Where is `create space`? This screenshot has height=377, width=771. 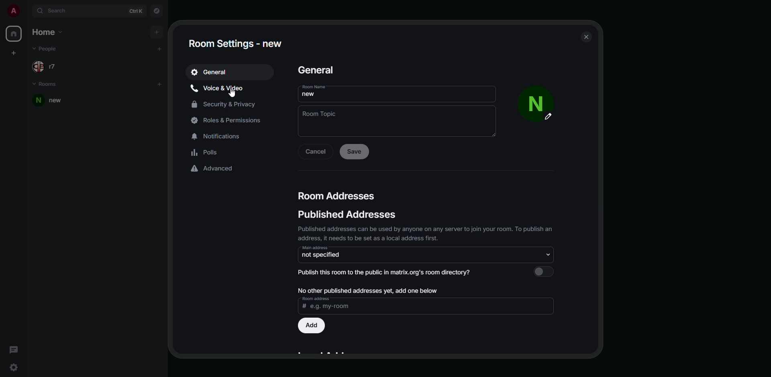 create space is located at coordinates (14, 53).